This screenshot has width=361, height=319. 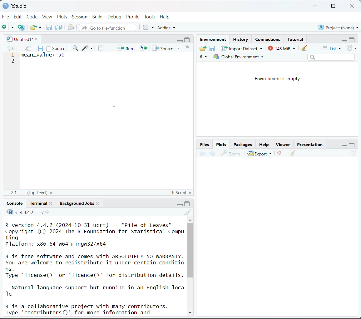 What do you see at coordinates (331, 57) in the screenshot?
I see `search` at bounding box center [331, 57].